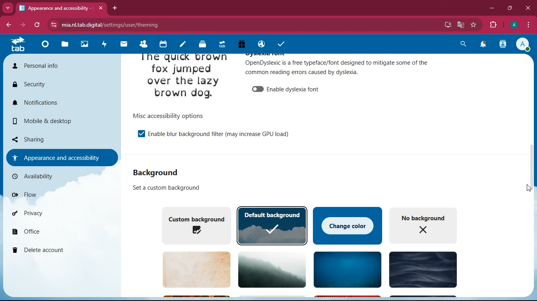  What do you see at coordinates (60, 68) in the screenshot?
I see `personal info` at bounding box center [60, 68].